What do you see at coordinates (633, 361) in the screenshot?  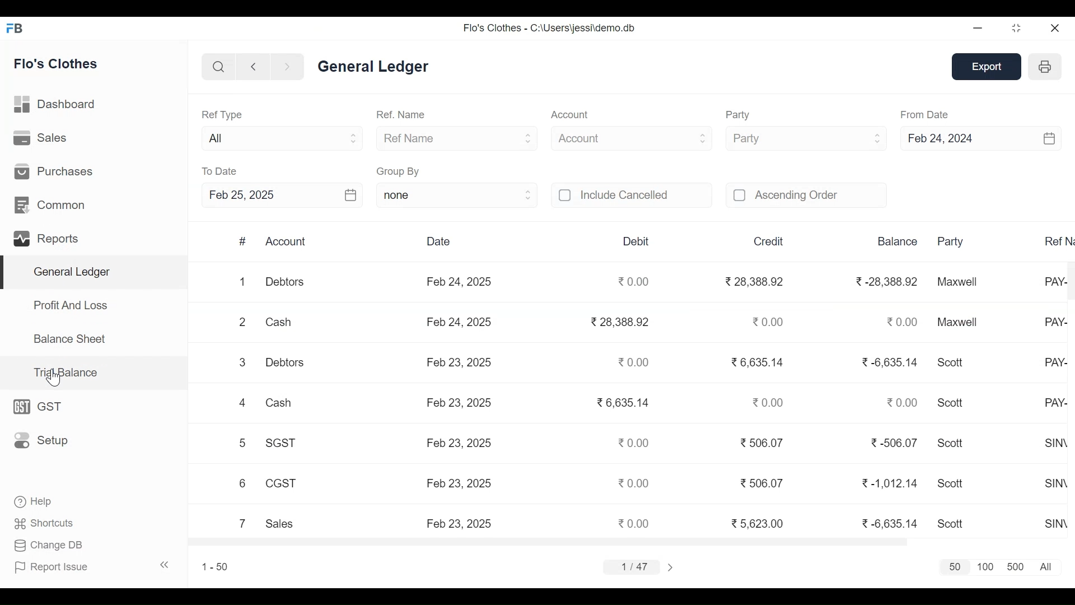 I see `0.00` at bounding box center [633, 361].